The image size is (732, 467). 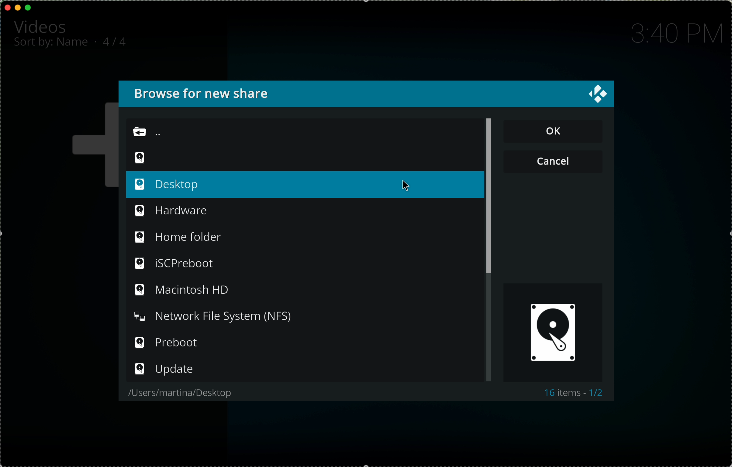 What do you see at coordinates (168, 344) in the screenshot?
I see `preboot` at bounding box center [168, 344].